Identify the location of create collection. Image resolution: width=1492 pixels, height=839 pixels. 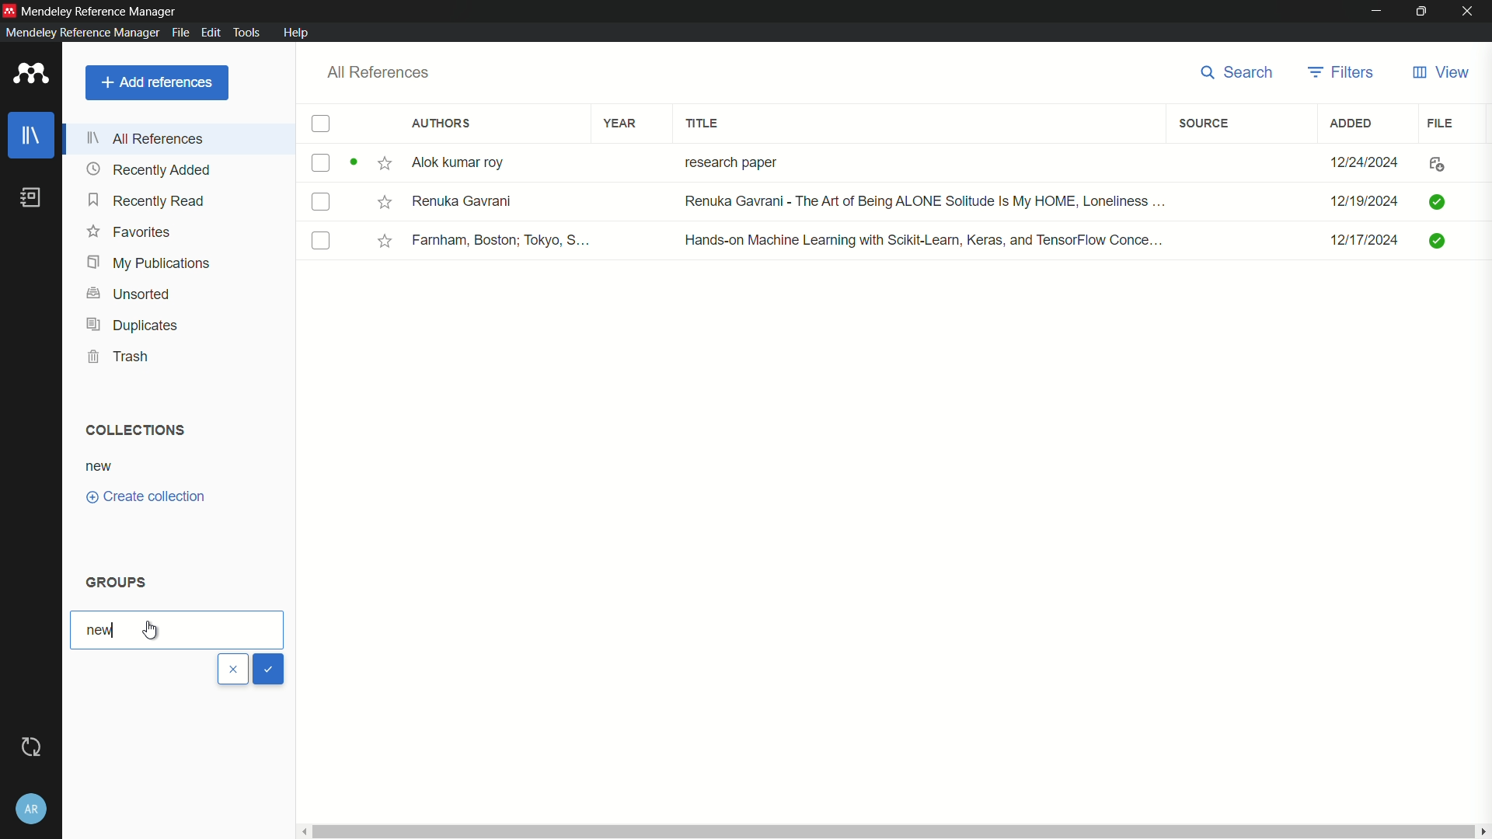
(146, 497).